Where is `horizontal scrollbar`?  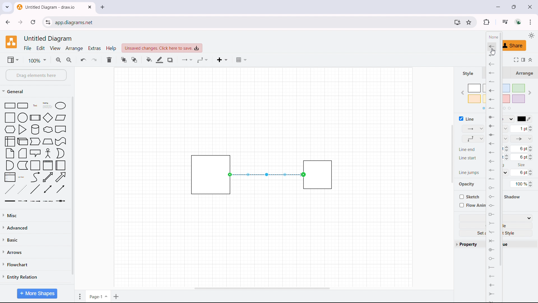 horizontal scrollbar is located at coordinates (262, 288).